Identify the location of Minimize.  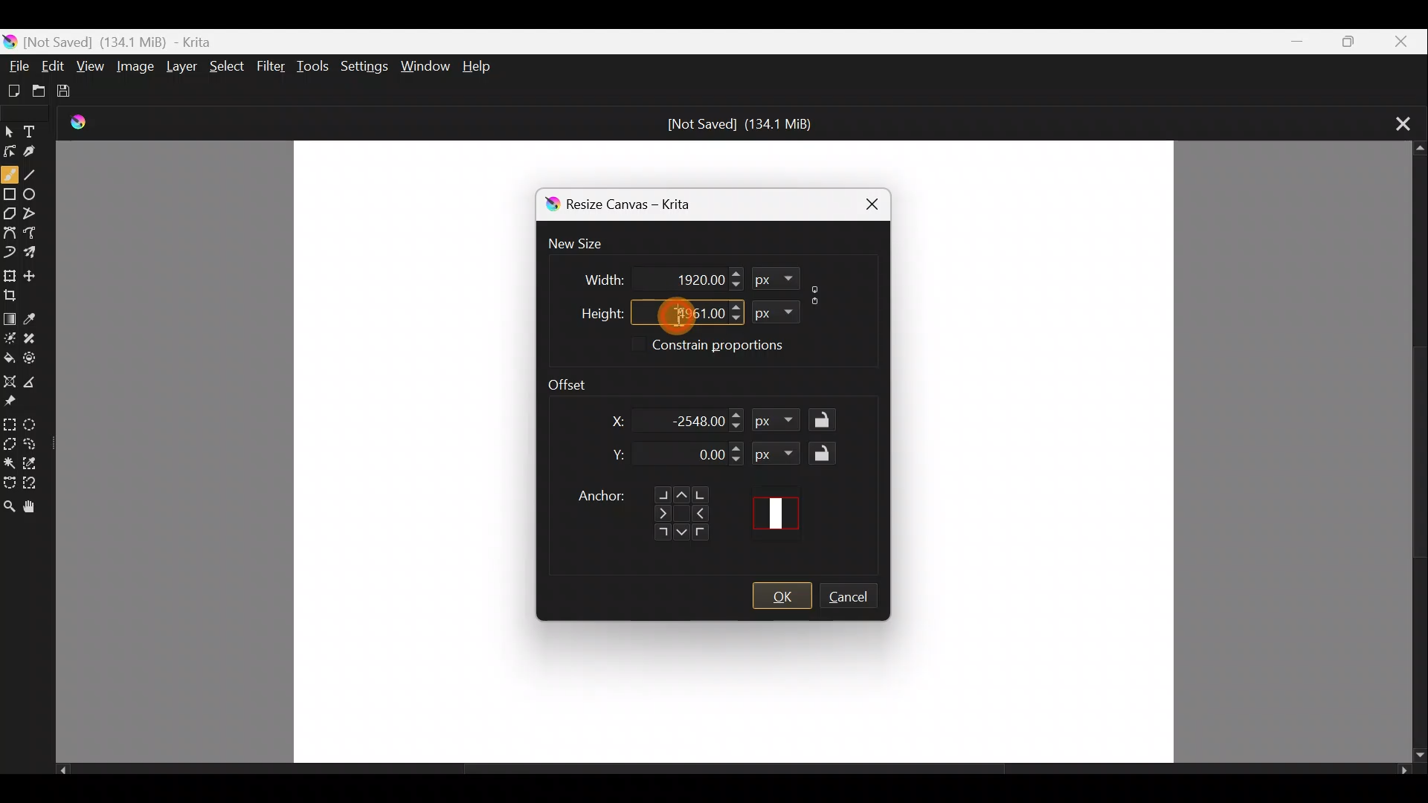
(1289, 42).